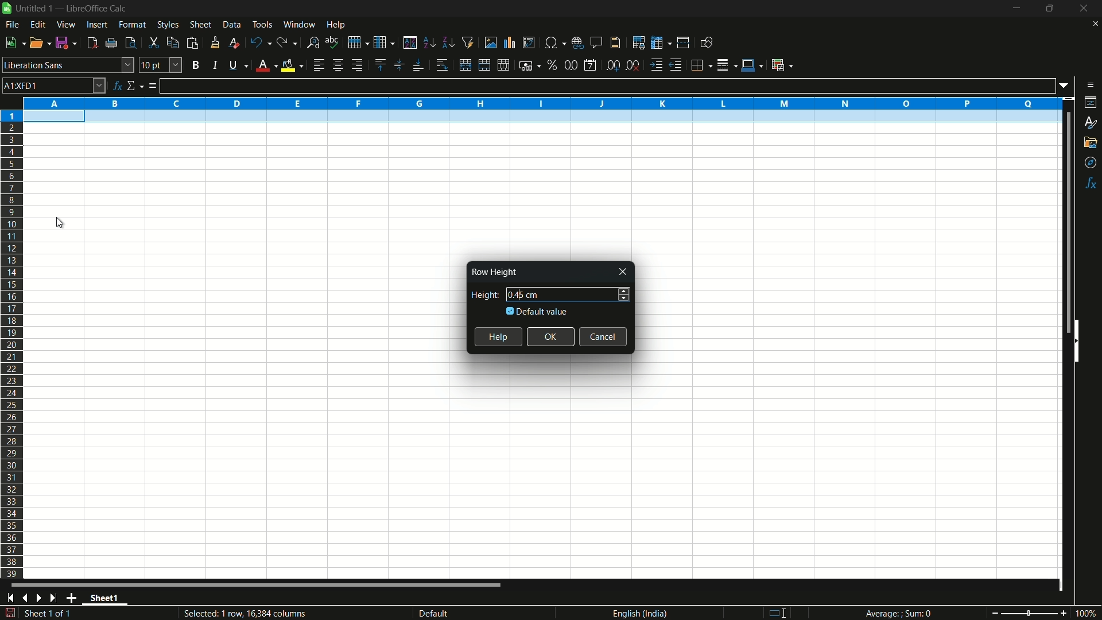  Describe the element at coordinates (398, 65) in the screenshot. I see `center vertically` at that location.